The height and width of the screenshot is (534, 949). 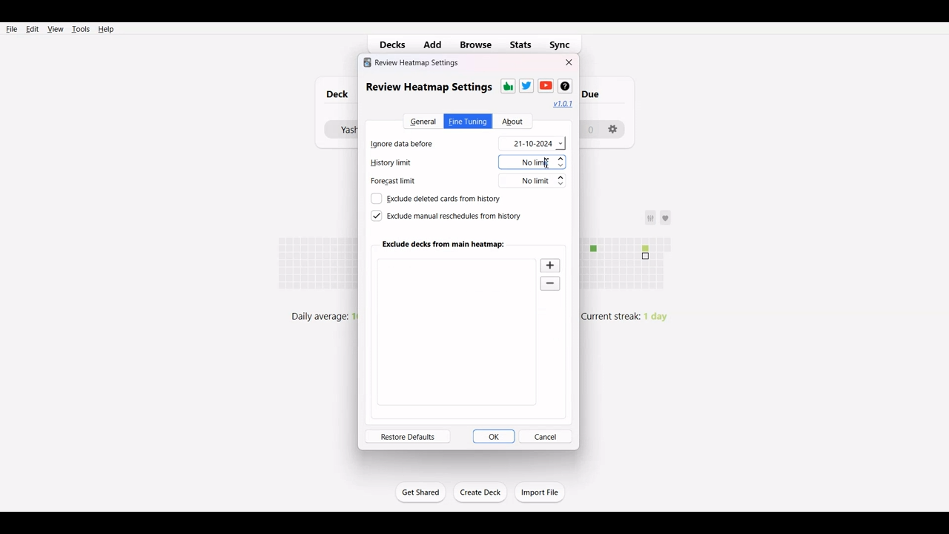 What do you see at coordinates (389, 44) in the screenshot?
I see `Decks` at bounding box center [389, 44].